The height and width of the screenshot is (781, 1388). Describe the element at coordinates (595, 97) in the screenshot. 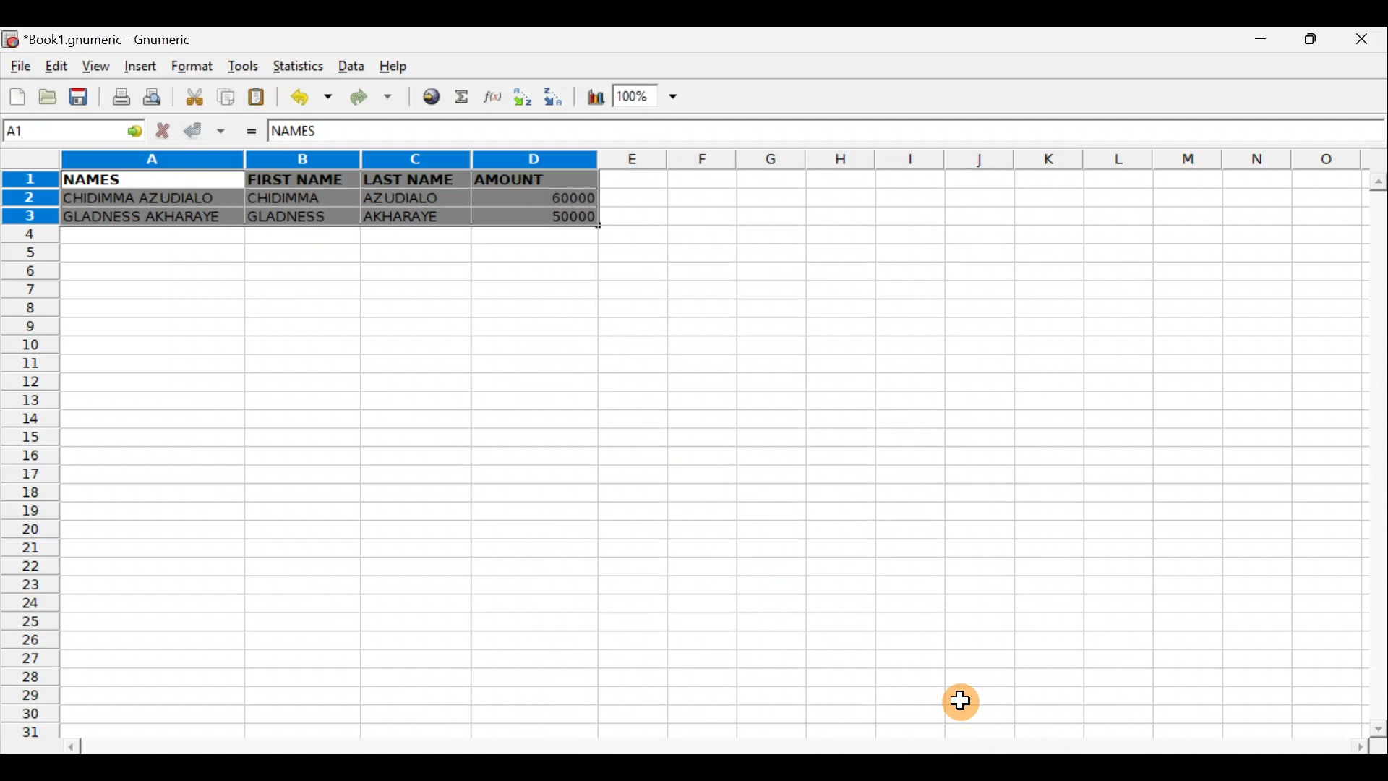

I see `Insert chart` at that location.